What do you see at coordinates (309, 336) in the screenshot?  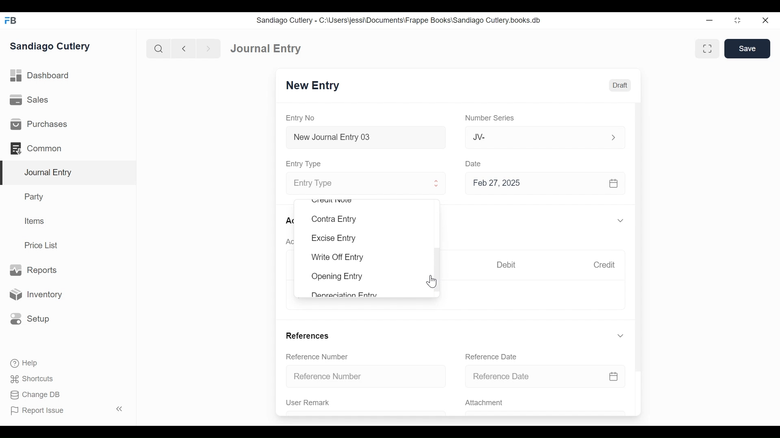 I see `References` at bounding box center [309, 336].